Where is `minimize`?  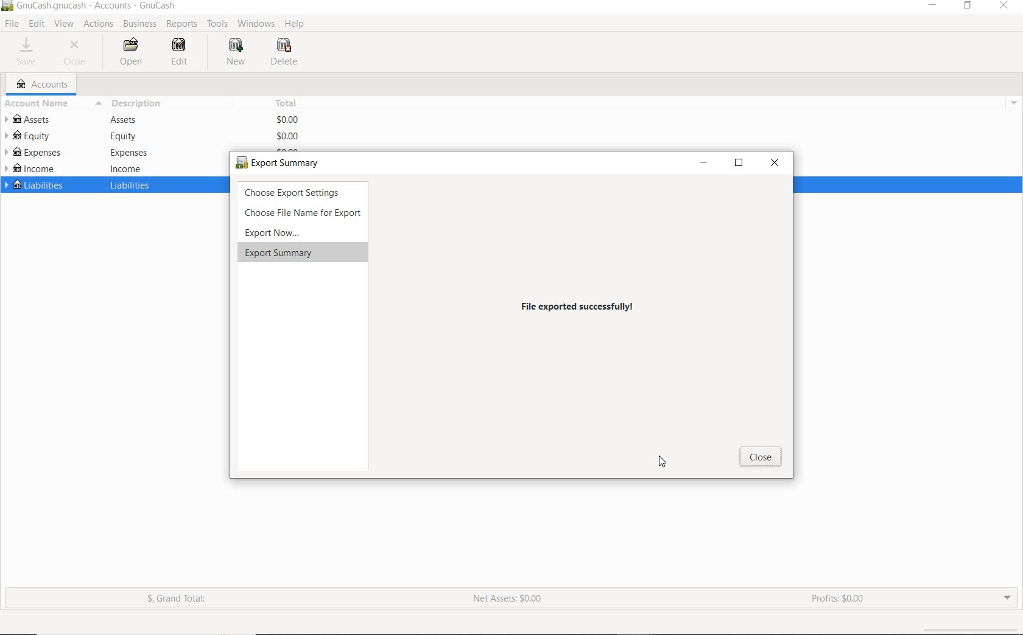
minimize is located at coordinates (703, 161).